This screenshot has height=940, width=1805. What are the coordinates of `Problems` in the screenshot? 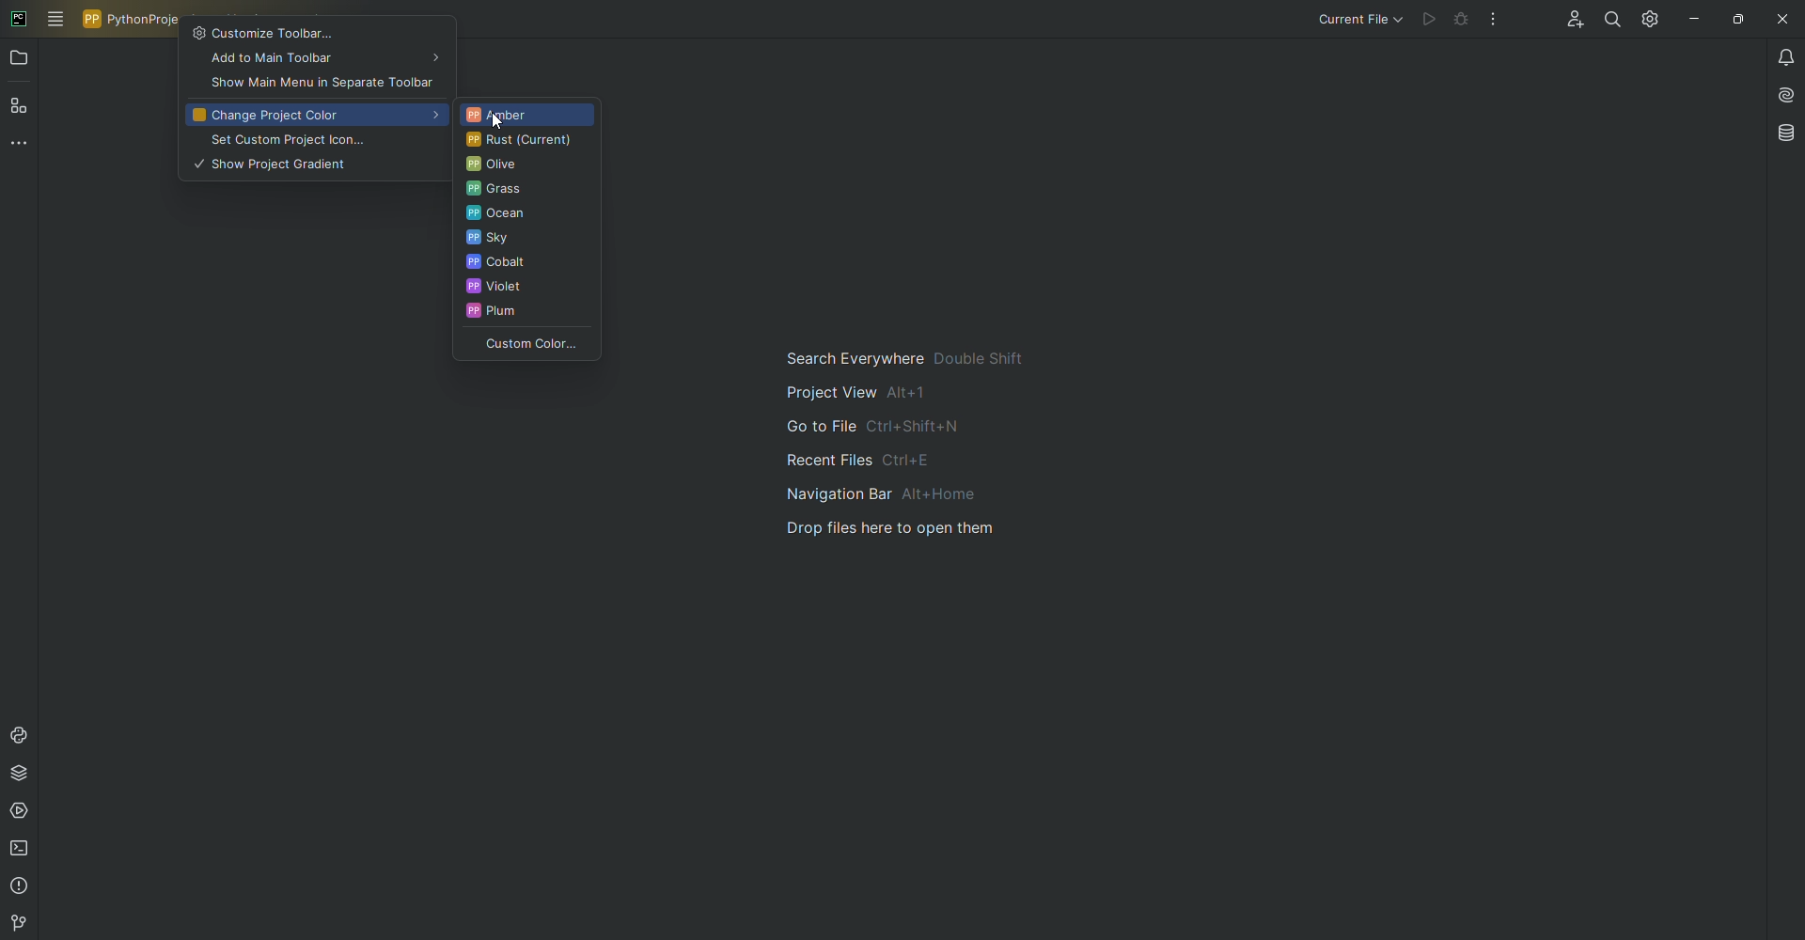 It's located at (20, 888).